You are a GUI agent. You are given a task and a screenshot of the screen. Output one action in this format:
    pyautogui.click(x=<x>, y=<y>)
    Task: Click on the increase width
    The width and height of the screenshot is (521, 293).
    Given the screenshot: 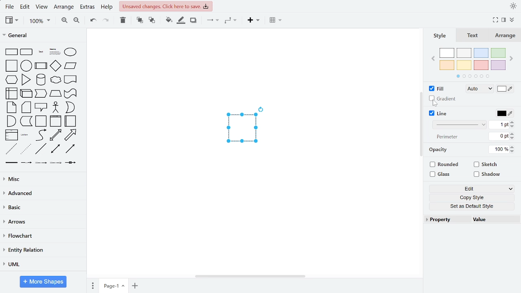 What is the action you would take?
    pyautogui.click(x=513, y=134)
    